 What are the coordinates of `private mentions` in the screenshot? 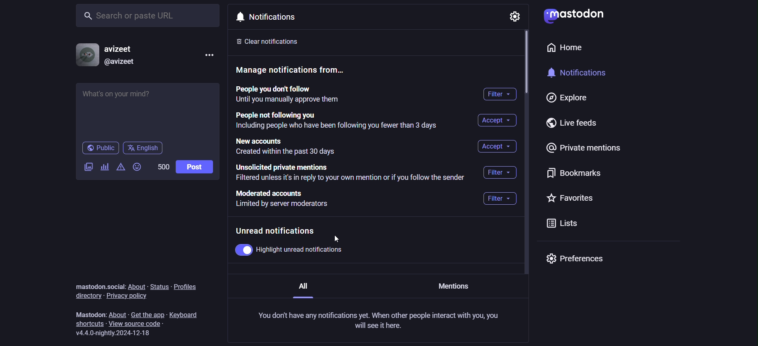 It's located at (581, 151).